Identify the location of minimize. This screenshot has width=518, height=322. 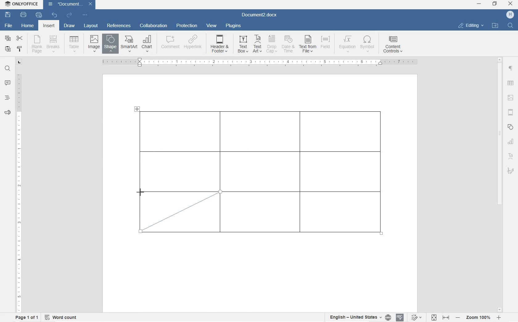
(479, 4).